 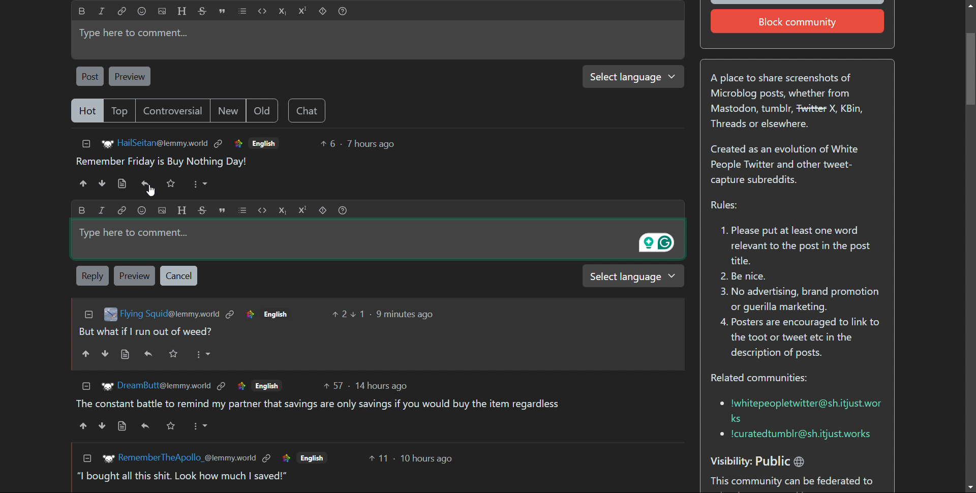 What do you see at coordinates (82, 209) in the screenshot?
I see `Bold` at bounding box center [82, 209].